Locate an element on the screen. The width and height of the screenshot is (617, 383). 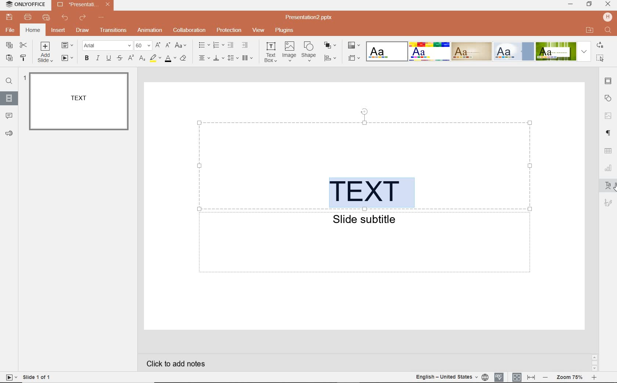
FONT is located at coordinates (108, 45).